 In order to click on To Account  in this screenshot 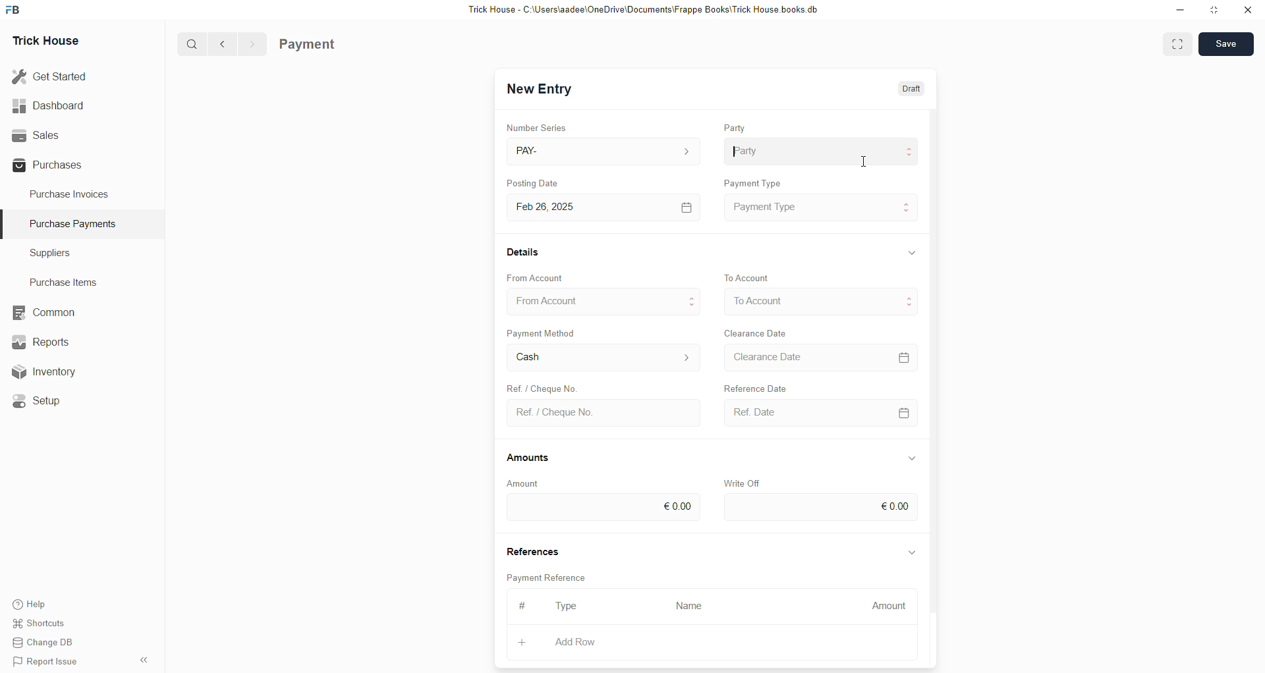, I will do `click(818, 302)`.